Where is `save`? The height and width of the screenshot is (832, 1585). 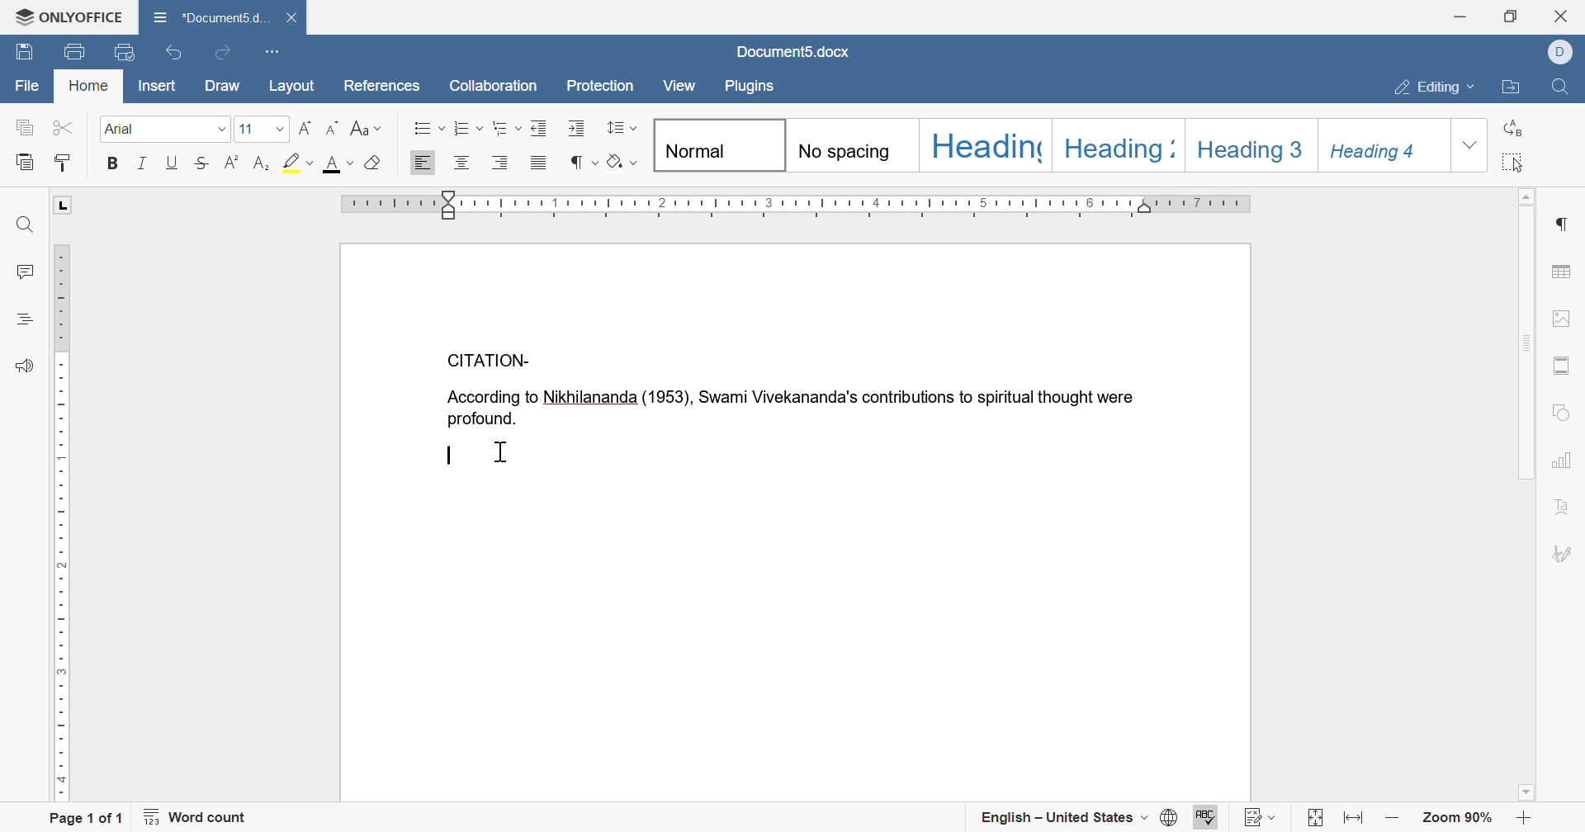 save is located at coordinates (24, 54).